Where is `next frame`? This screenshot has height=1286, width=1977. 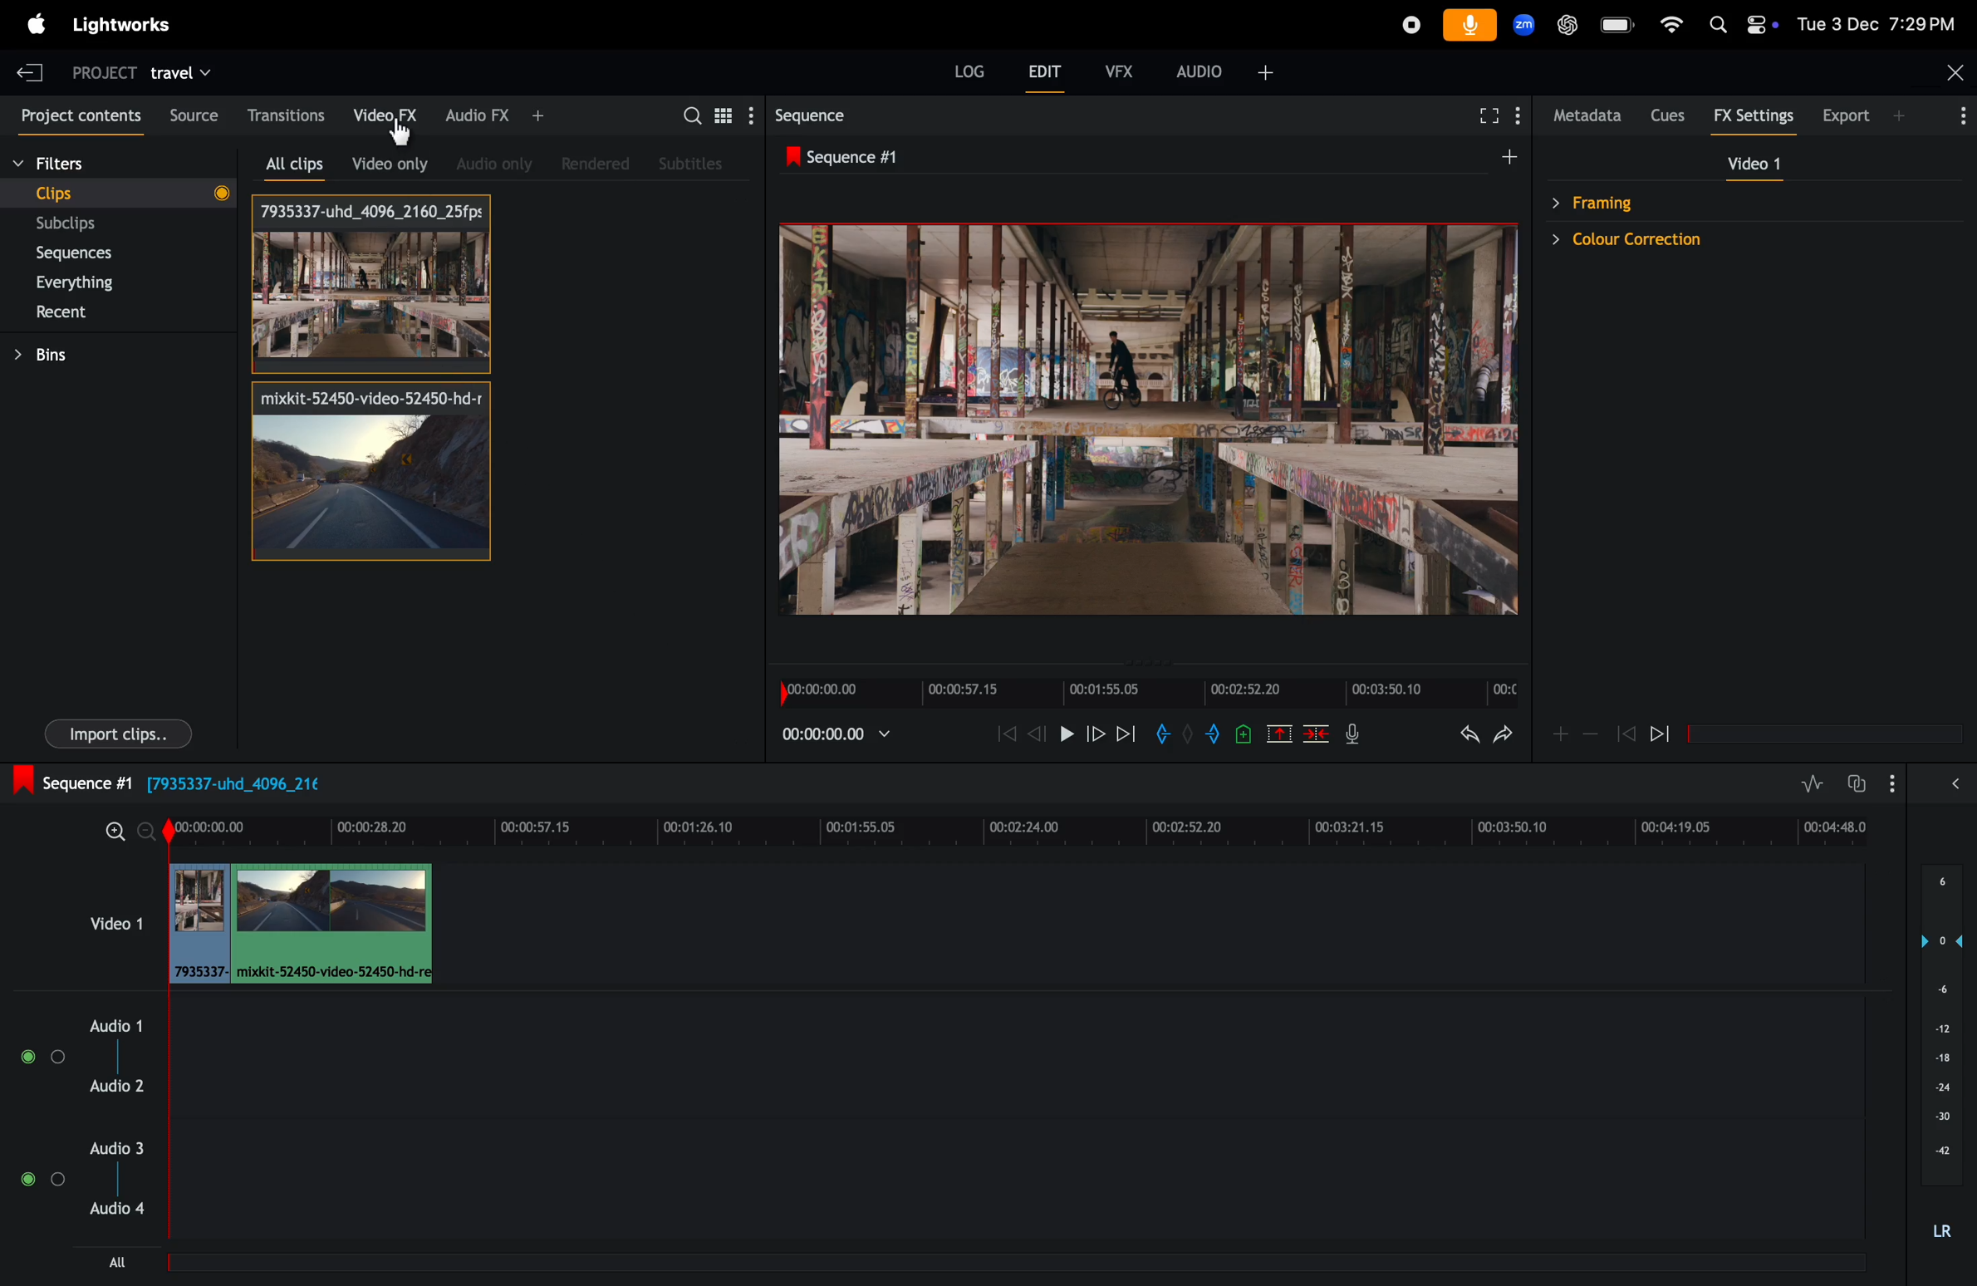
next frame is located at coordinates (1125, 733).